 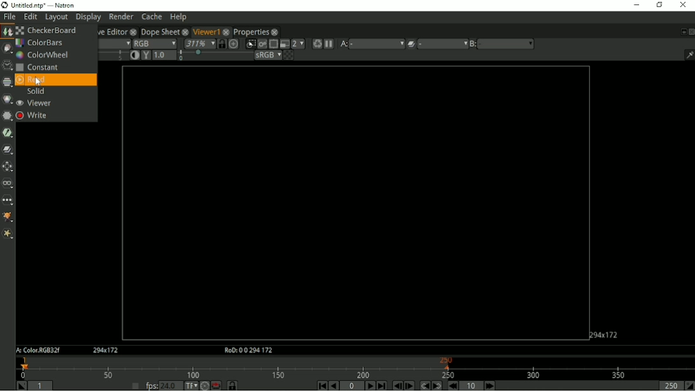 I want to click on Last frame, so click(x=382, y=385).